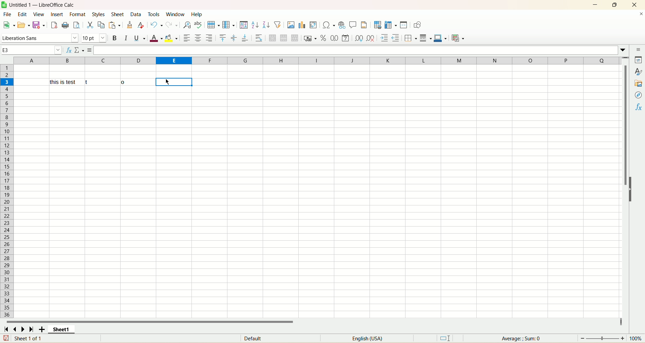 This screenshot has width=645, height=343. I want to click on print preview, so click(76, 24).